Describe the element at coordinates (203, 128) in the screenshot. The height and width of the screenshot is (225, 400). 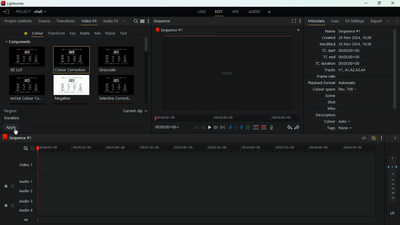
I see `backward` at that location.